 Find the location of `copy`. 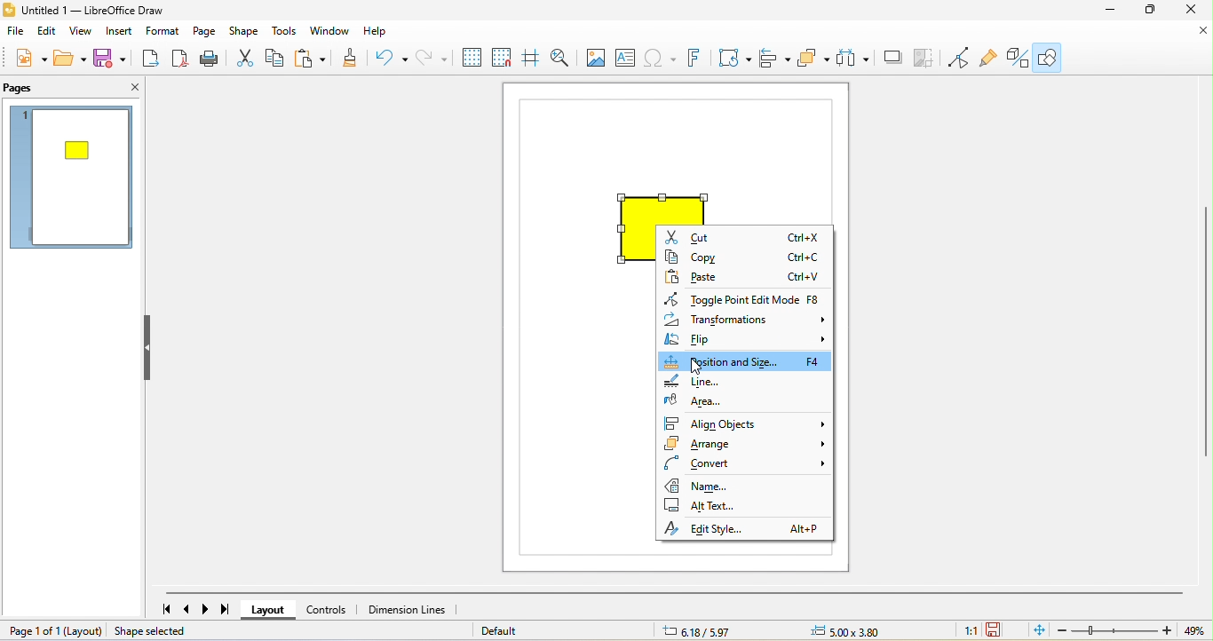

copy is located at coordinates (746, 258).